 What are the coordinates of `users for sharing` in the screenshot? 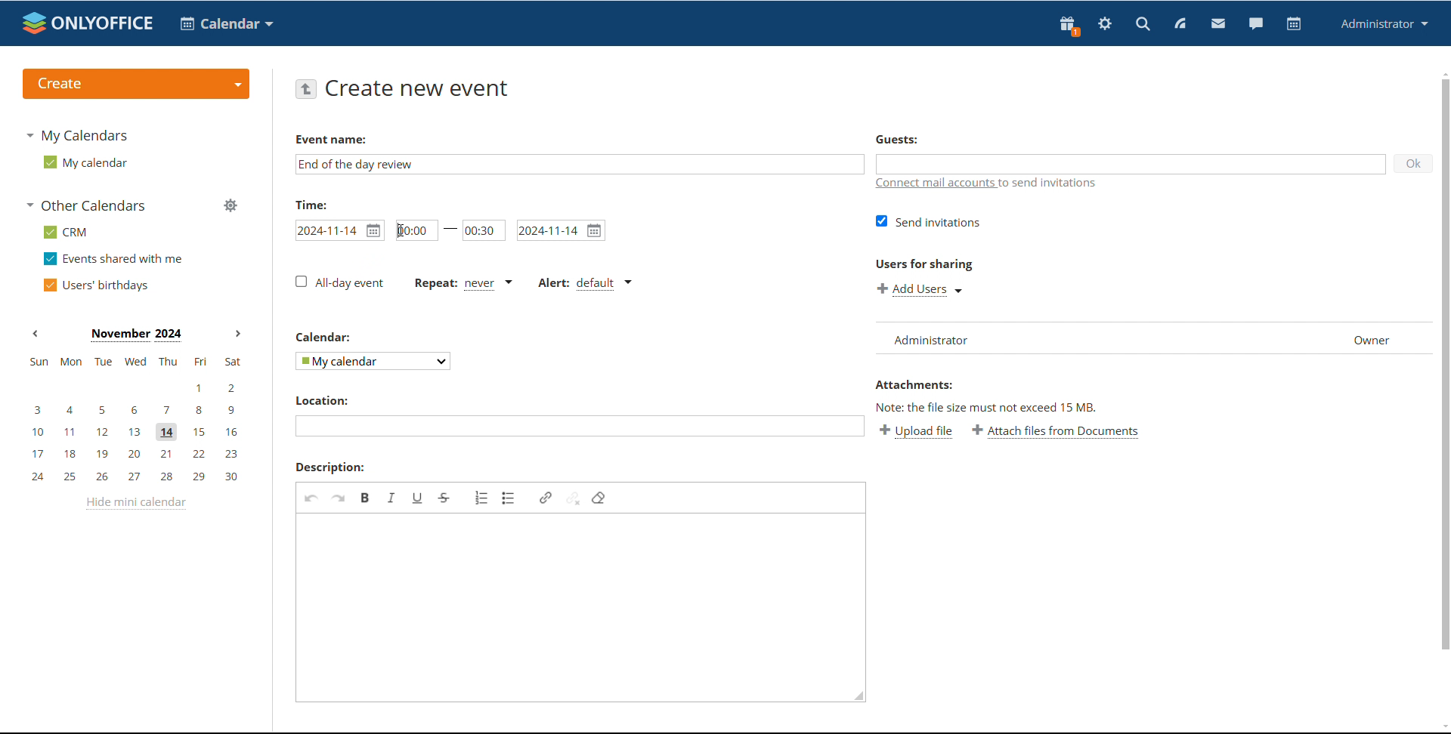 It's located at (924, 264).